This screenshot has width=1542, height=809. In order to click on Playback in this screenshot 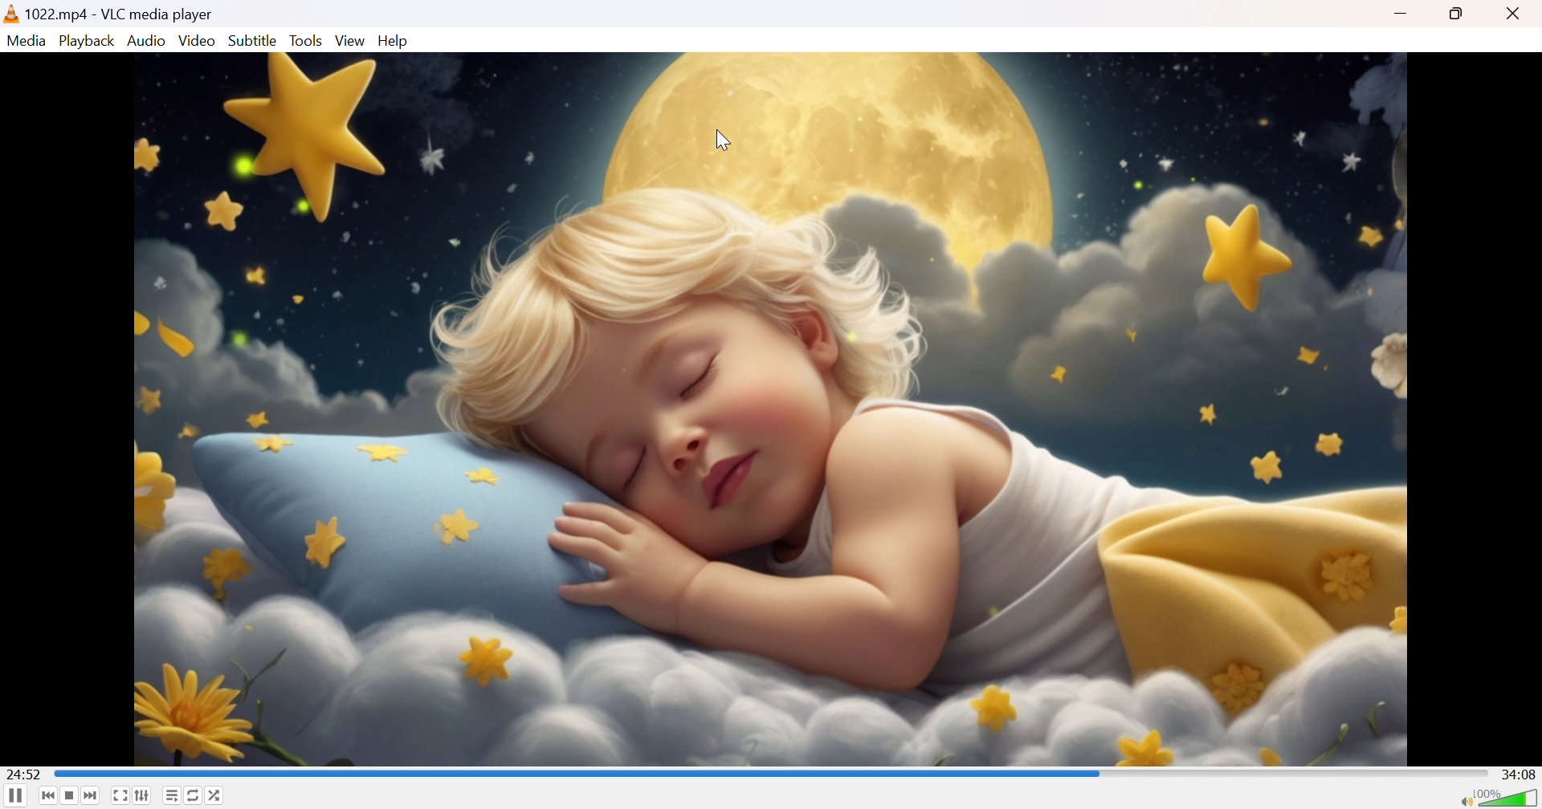, I will do `click(87, 40)`.